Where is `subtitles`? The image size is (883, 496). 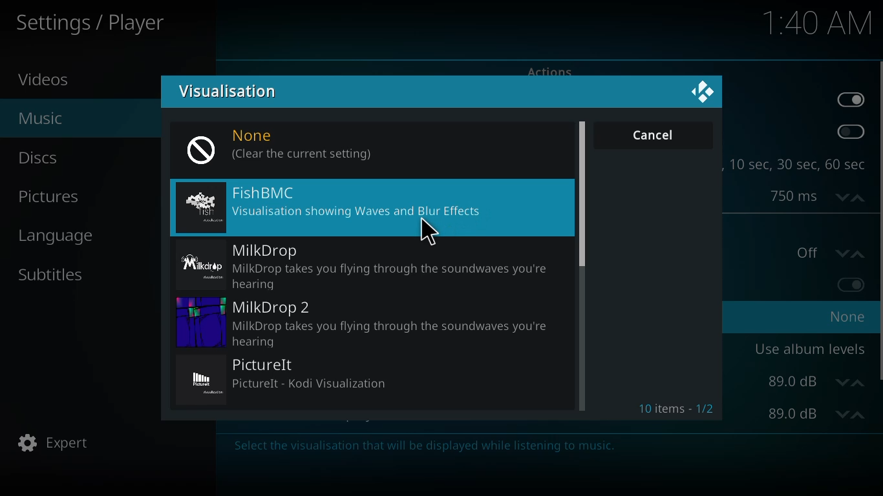
subtitles is located at coordinates (50, 273).